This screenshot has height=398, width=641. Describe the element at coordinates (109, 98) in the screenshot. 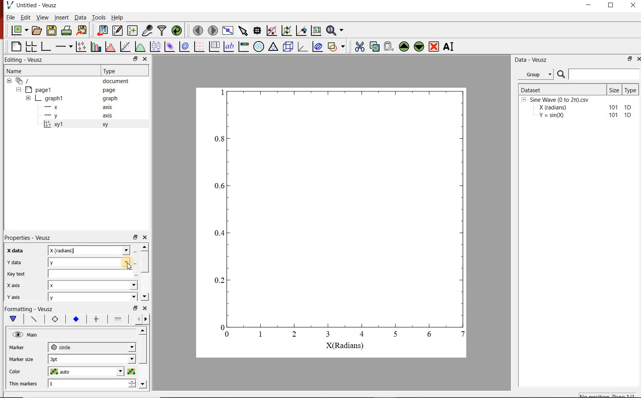

I see `graph` at that location.